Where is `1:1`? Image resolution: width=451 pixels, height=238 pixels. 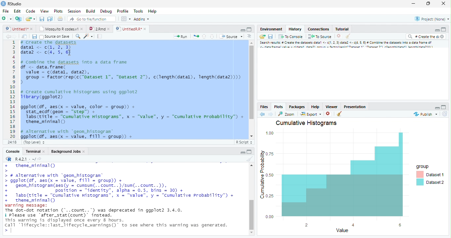 1:1 is located at coordinates (14, 142).